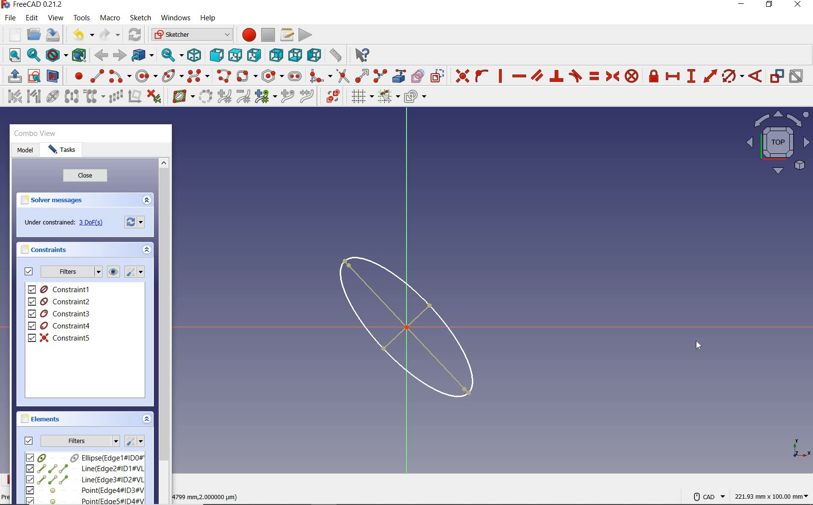 This screenshot has height=505, width=813. I want to click on xyz, so click(799, 447).